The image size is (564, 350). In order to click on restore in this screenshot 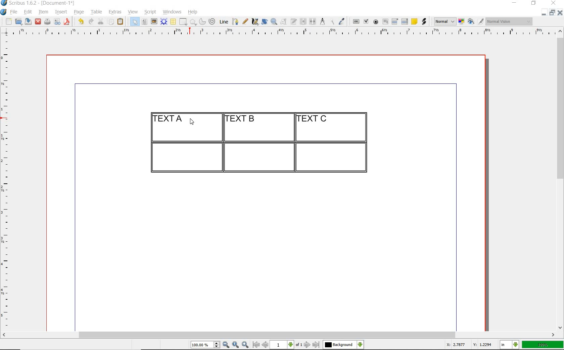, I will do `click(534, 3)`.